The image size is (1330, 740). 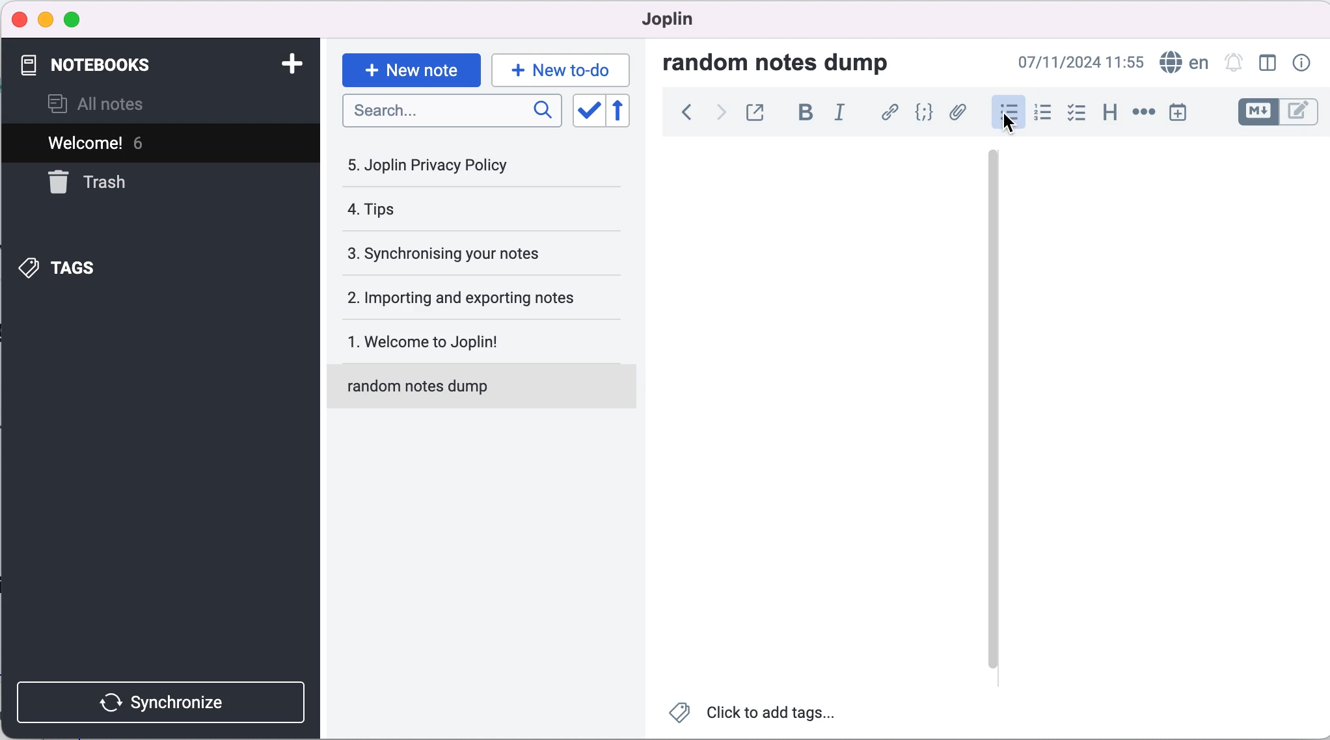 I want to click on toggle sort order field, so click(x=587, y=111).